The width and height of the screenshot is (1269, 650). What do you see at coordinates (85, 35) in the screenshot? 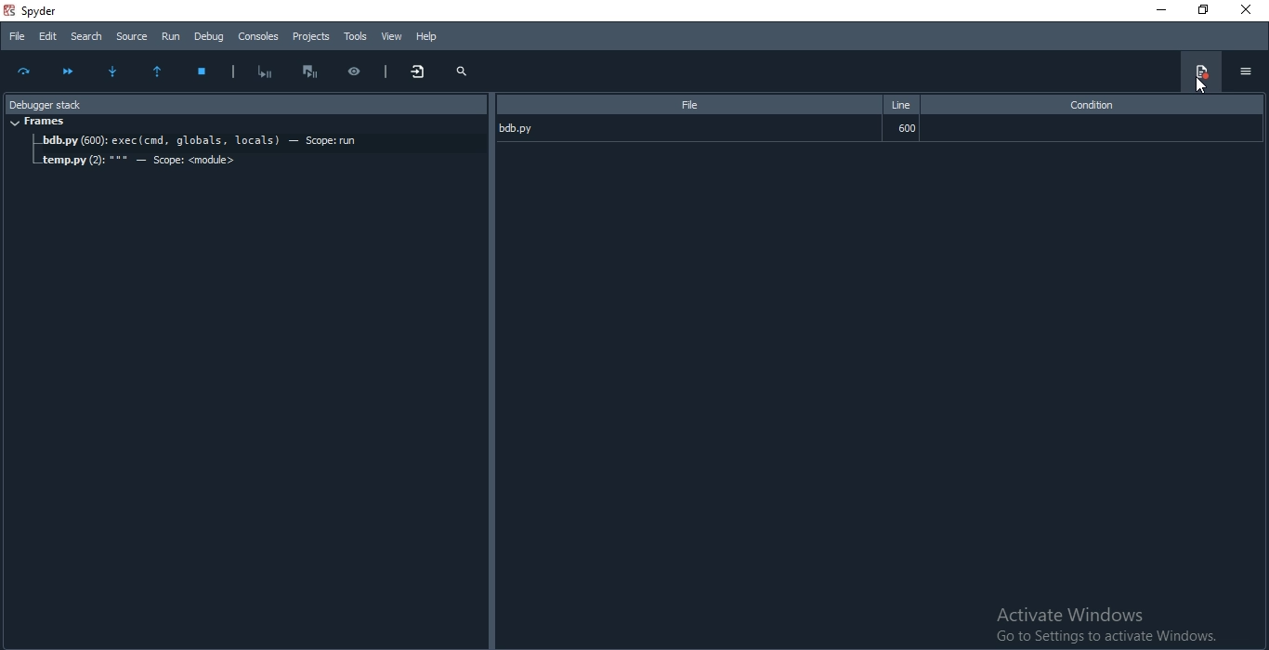
I see `Search` at bounding box center [85, 35].